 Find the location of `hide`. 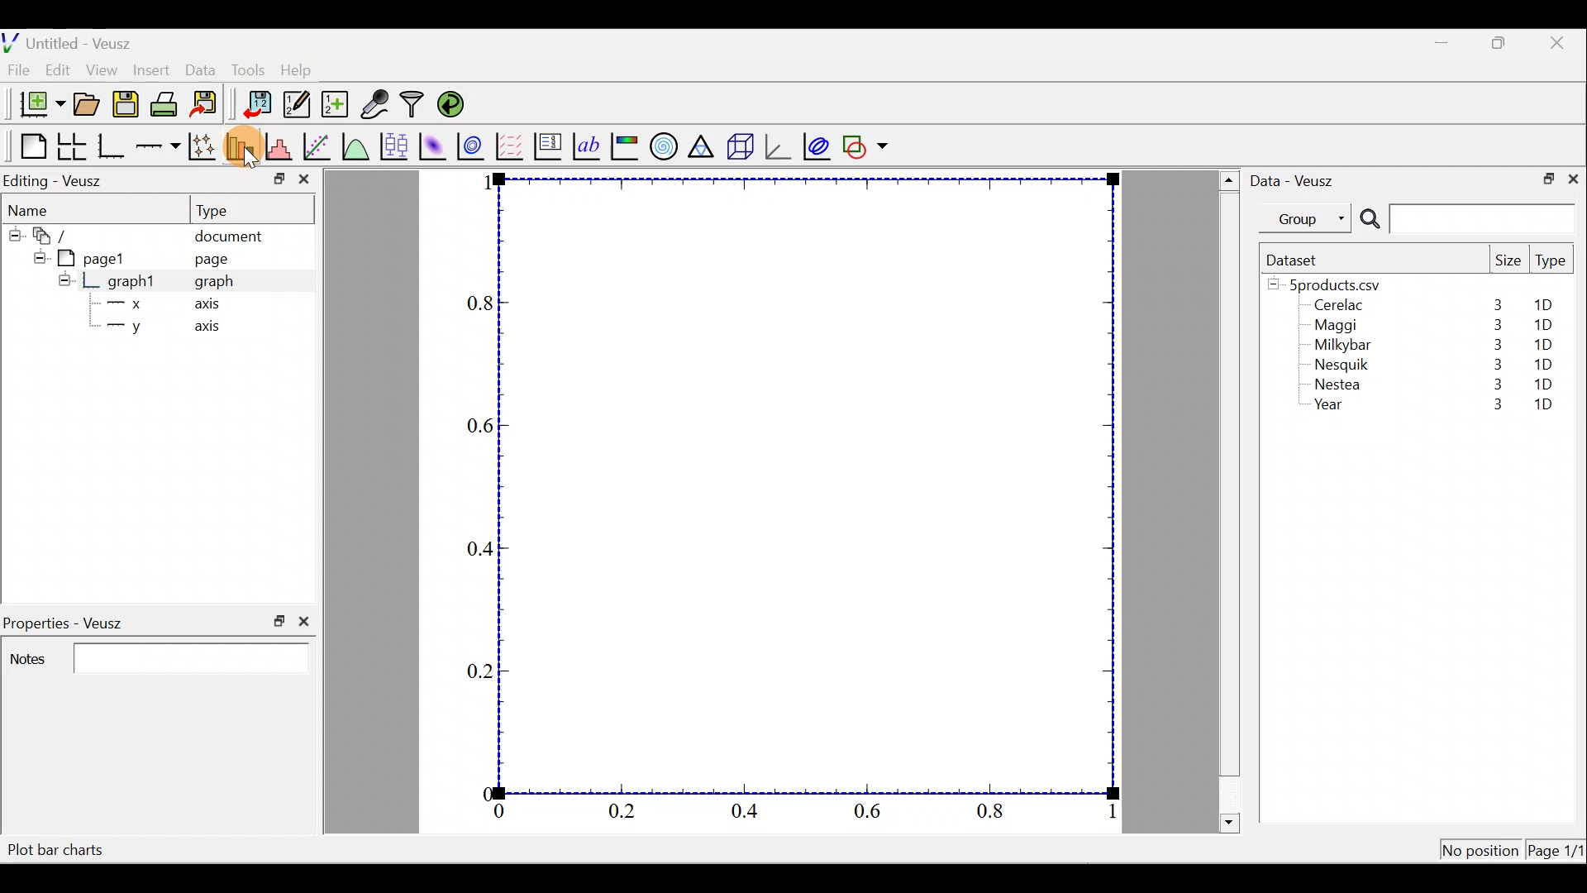

hide is located at coordinates (36, 255).